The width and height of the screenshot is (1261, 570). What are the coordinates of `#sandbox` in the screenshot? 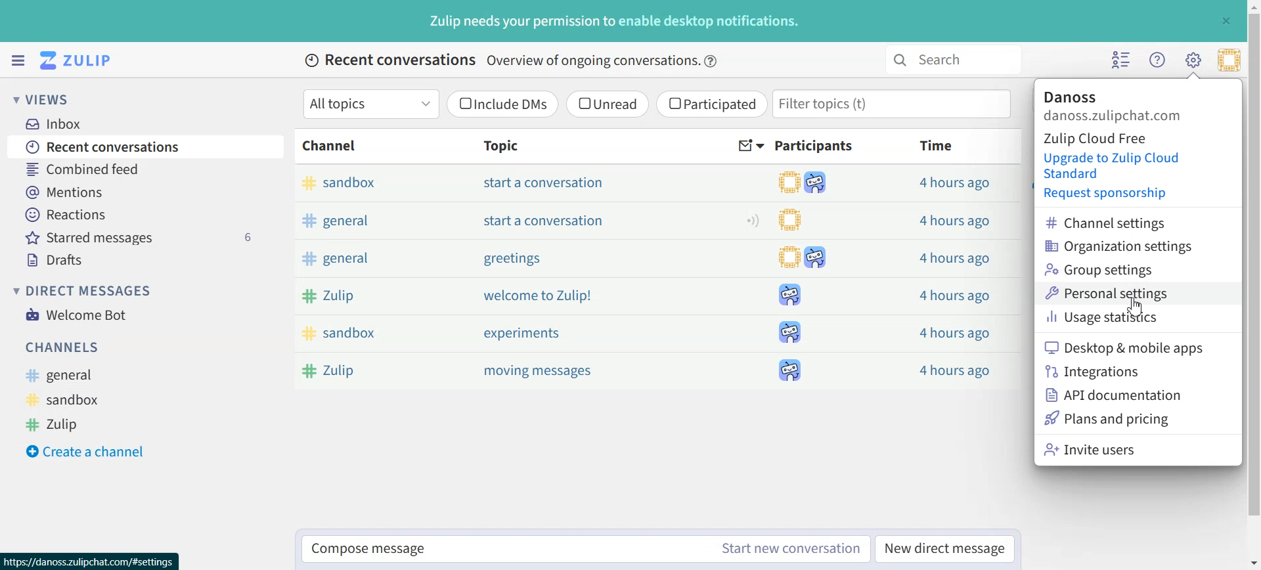 It's located at (370, 185).